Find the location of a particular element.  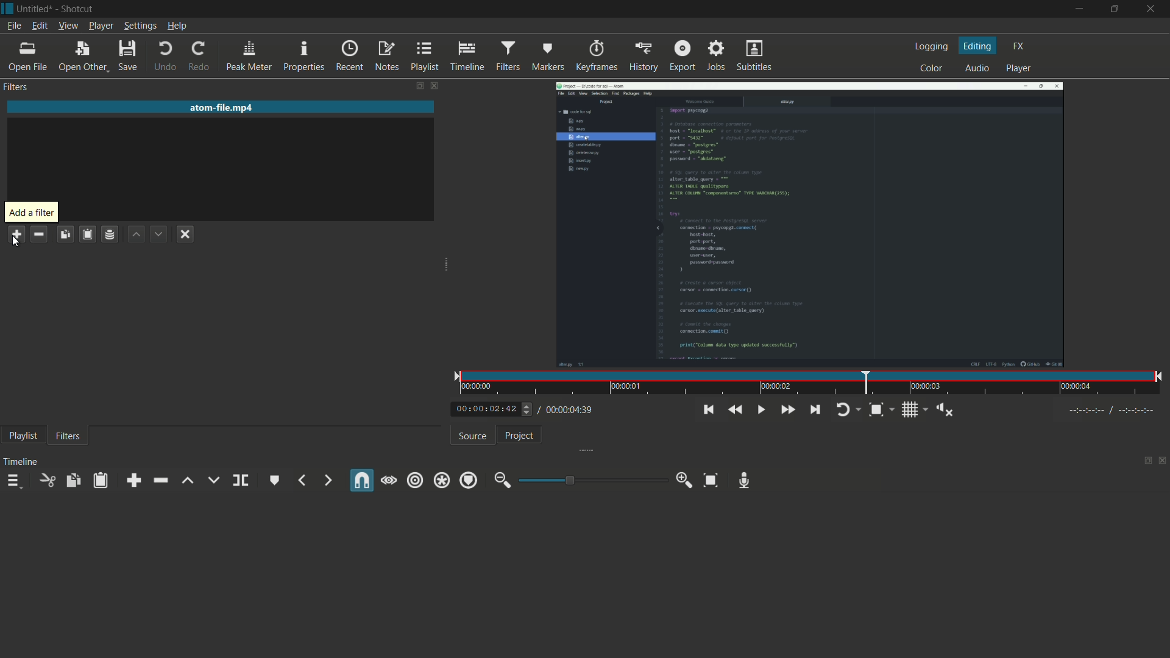

playlist is located at coordinates (424, 56).